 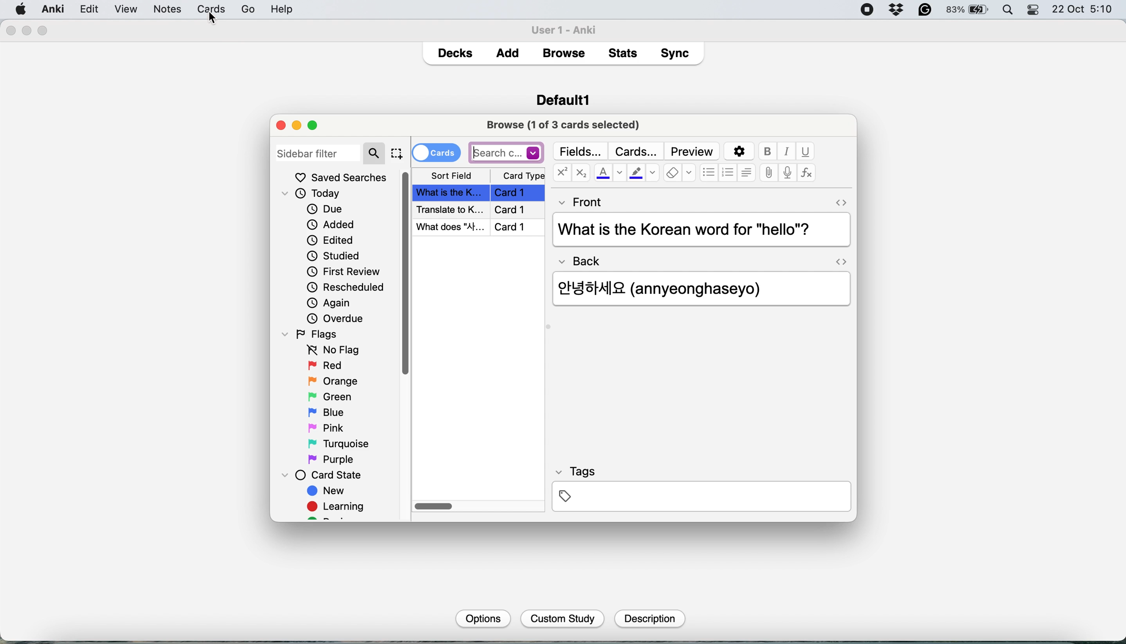 I want to click on Add, so click(x=508, y=50).